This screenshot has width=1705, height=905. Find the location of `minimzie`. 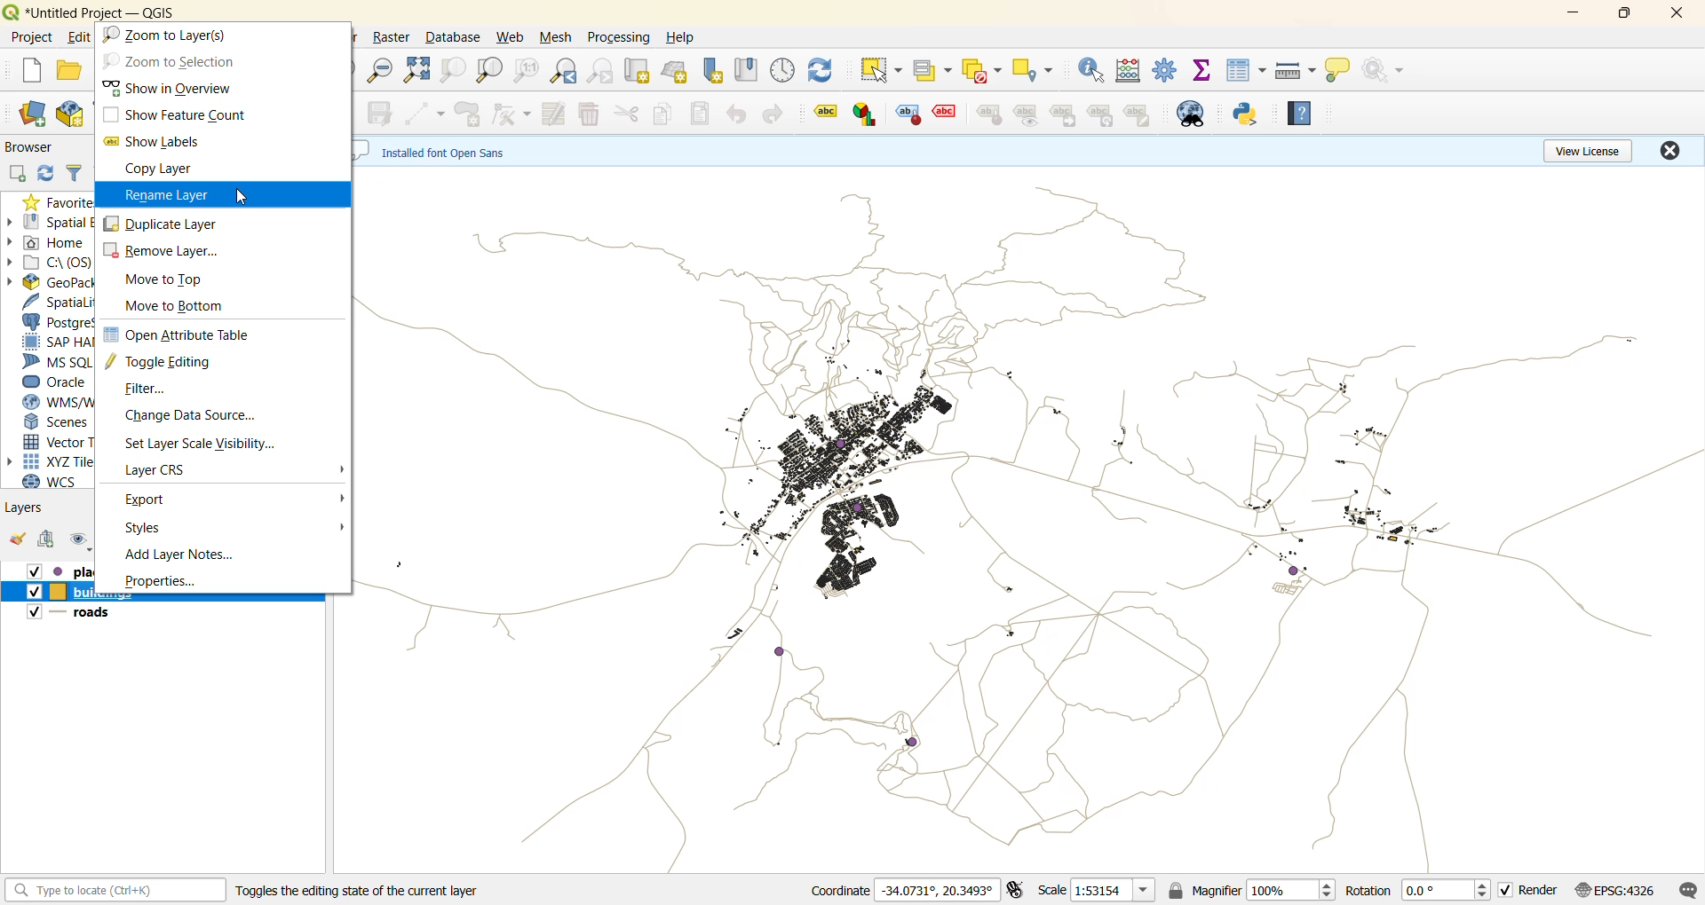

minimzie is located at coordinates (1571, 15).